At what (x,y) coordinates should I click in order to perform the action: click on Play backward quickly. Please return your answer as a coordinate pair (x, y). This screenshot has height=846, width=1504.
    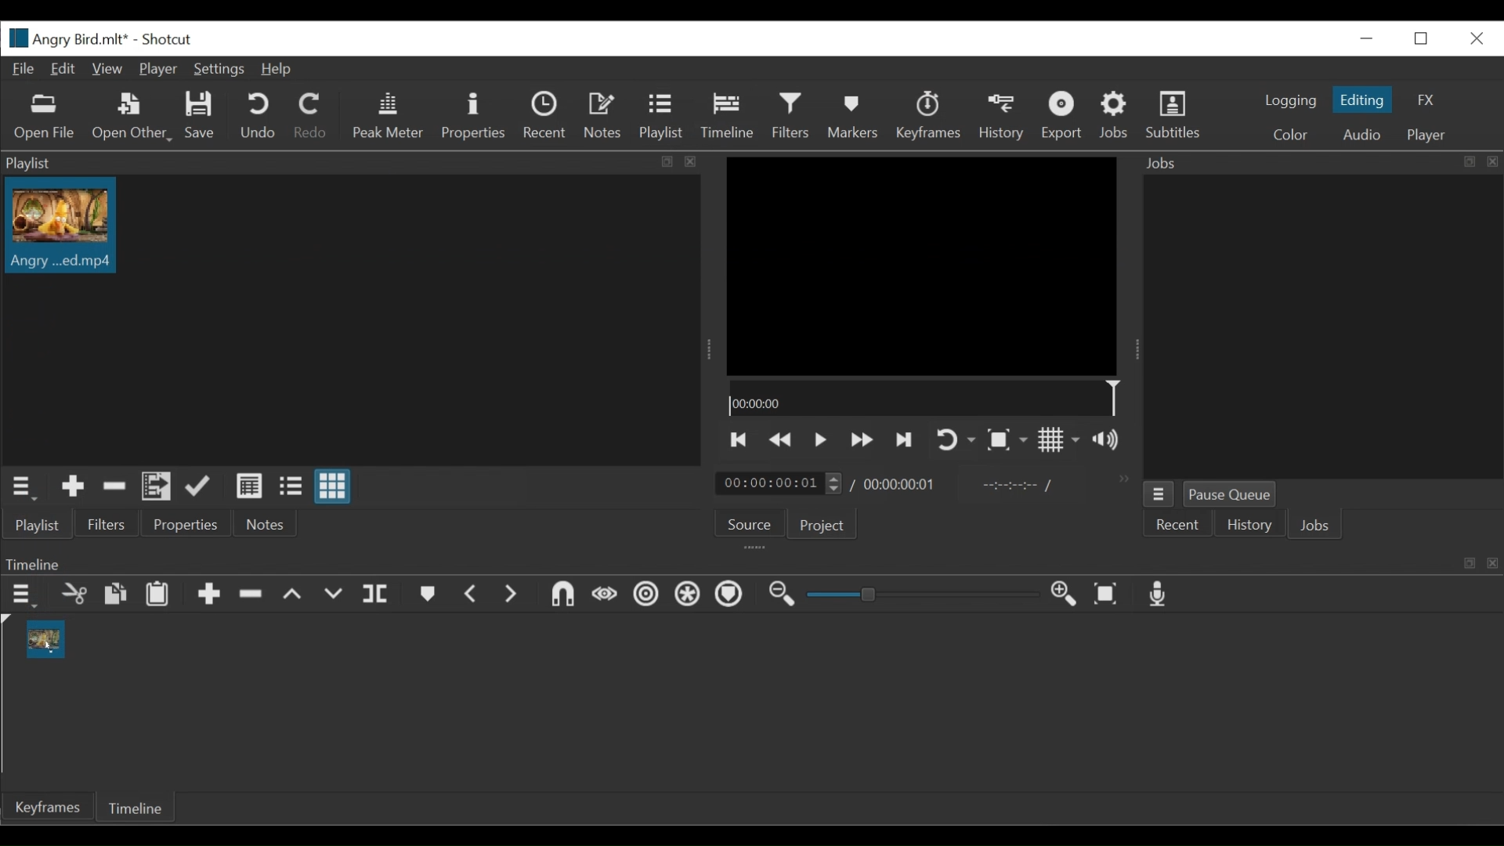
    Looking at the image, I should click on (862, 440).